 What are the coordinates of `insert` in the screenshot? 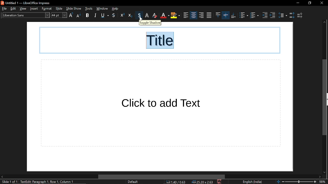 It's located at (35, 8).